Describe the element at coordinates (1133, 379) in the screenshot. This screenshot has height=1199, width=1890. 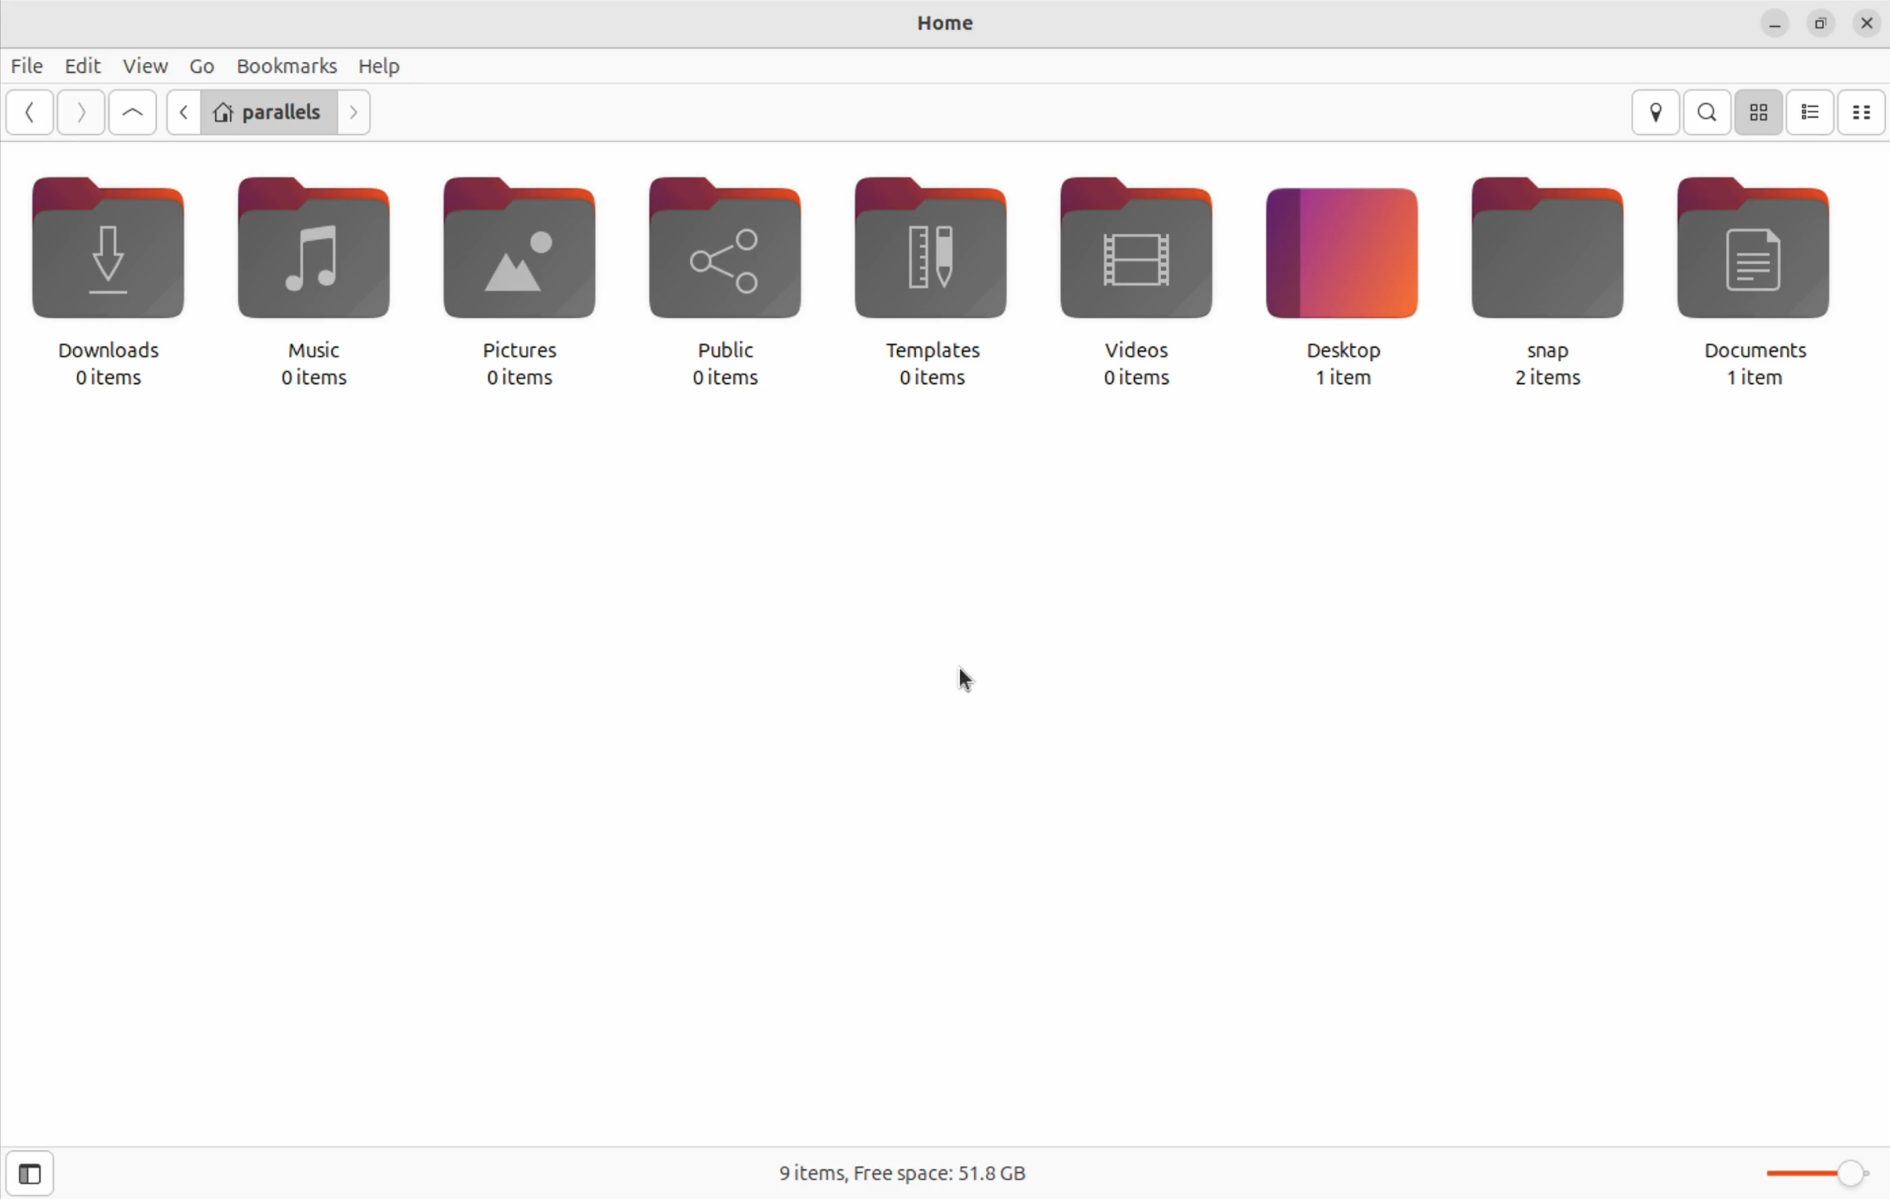
I see `0 items` at that location.